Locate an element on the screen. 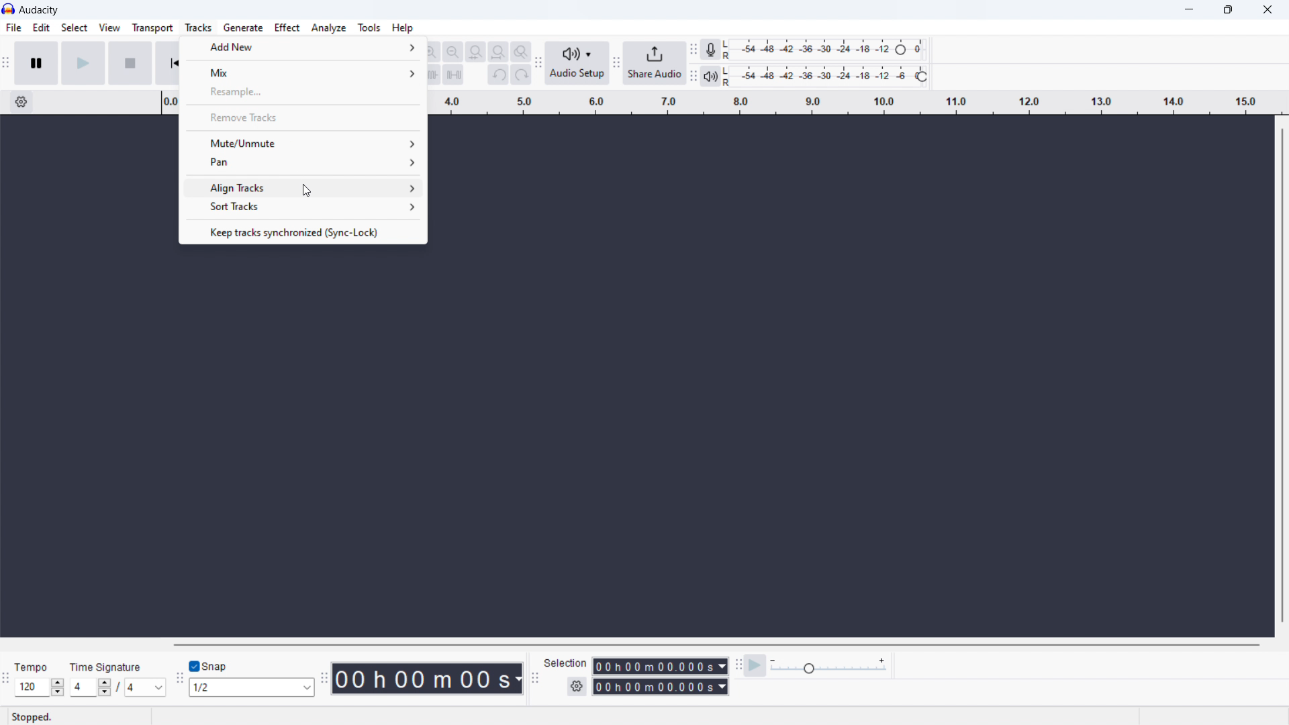 The width and height of the screenshot is (1289, 725). audio setup is located at coordinates (578, 63).